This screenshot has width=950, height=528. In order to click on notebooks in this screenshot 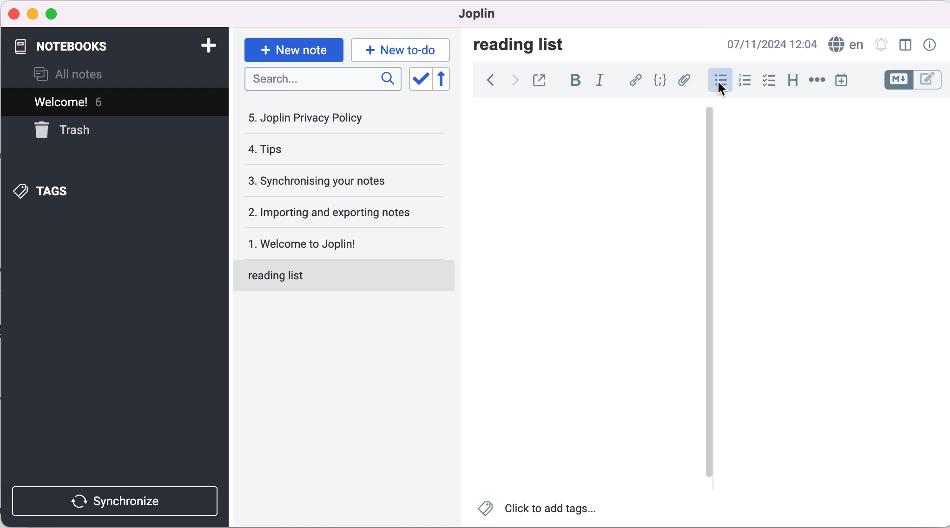, I will do `click(103, 46)`.